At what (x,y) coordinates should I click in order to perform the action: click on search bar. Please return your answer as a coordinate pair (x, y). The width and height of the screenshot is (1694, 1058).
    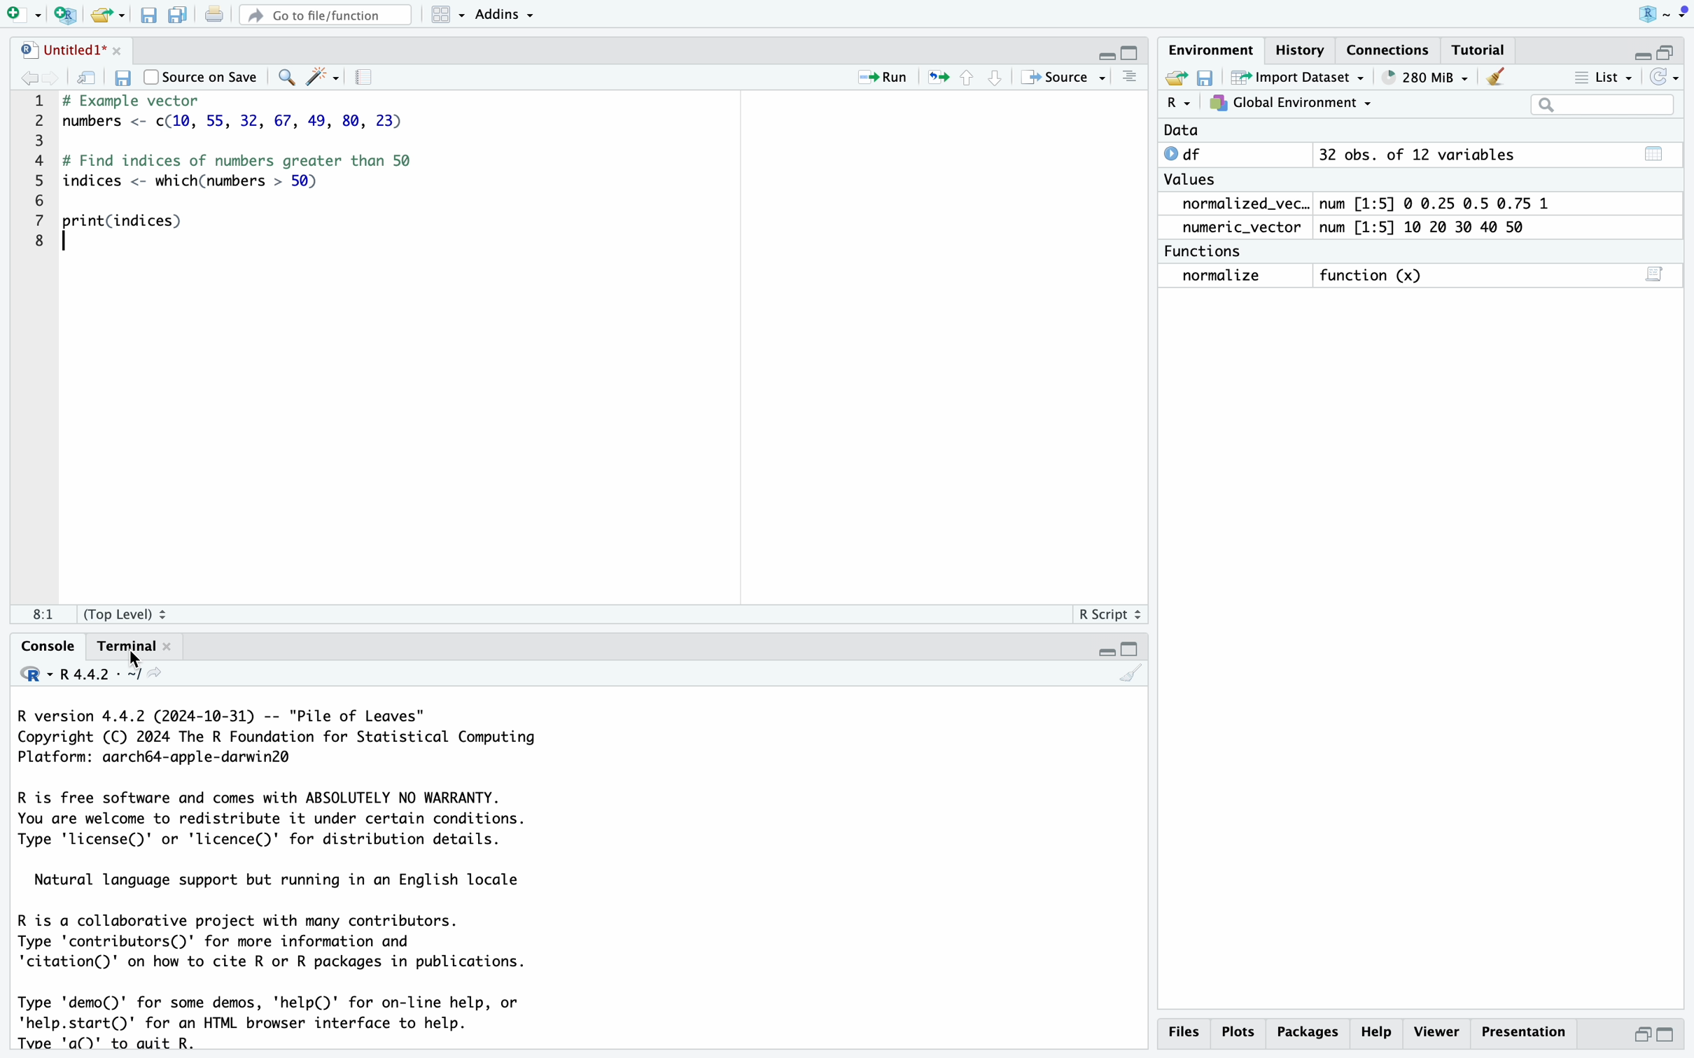
    Looking at the image, I should click on (1598, 104).